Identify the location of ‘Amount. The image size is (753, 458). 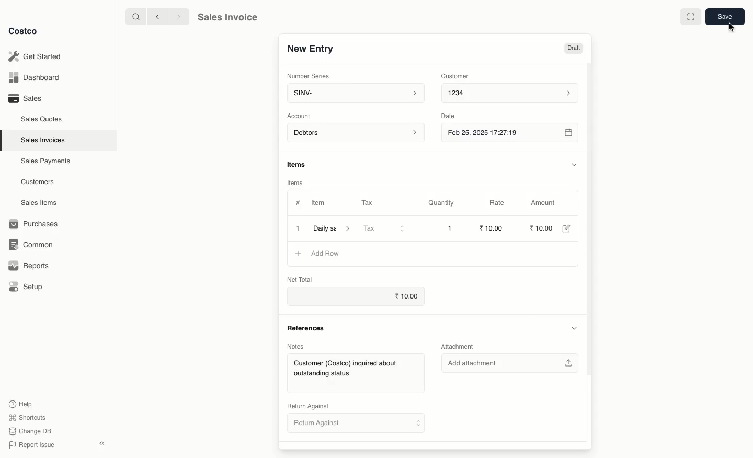
(547, 203).